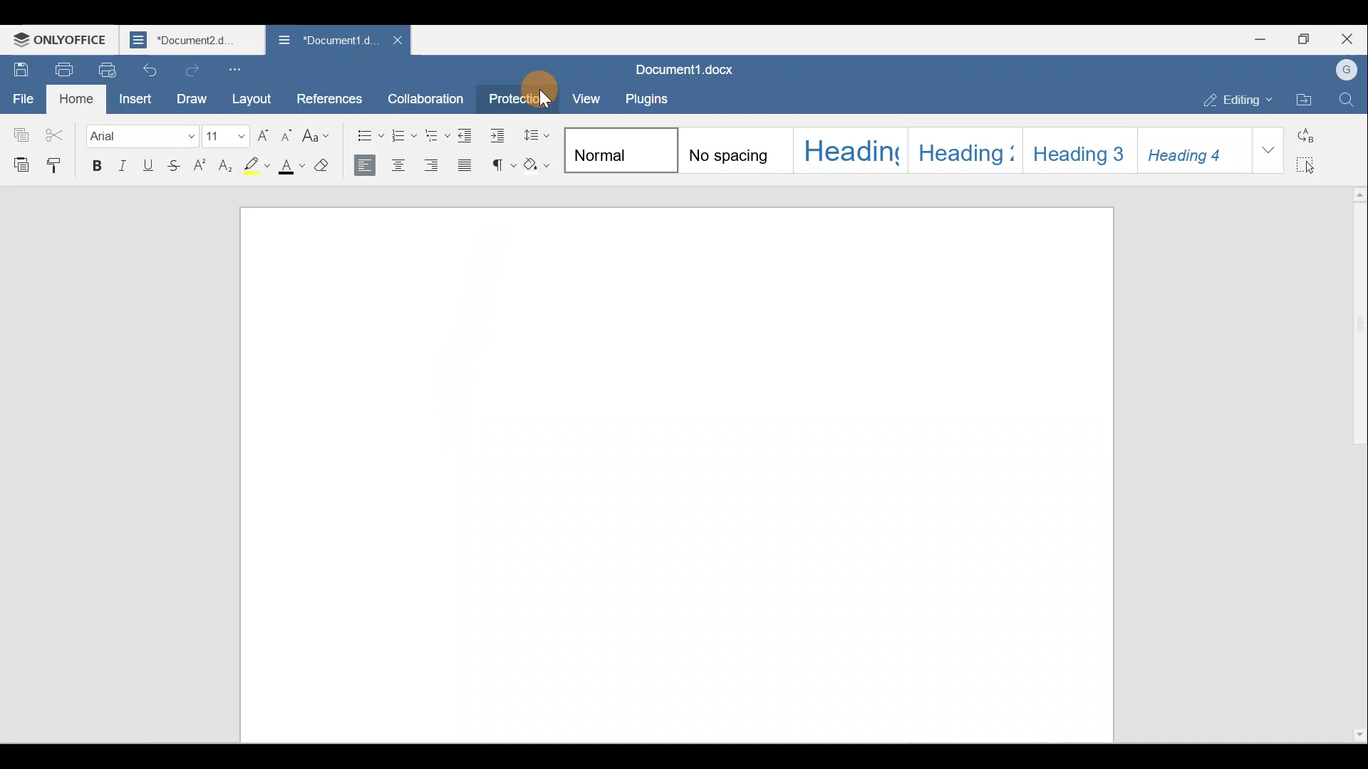 This screenshot has width=1368, height=769. What do you see at coordinates (204, 166) in the screenshot?
I see `Superscript` at bounding box center [204, 166].